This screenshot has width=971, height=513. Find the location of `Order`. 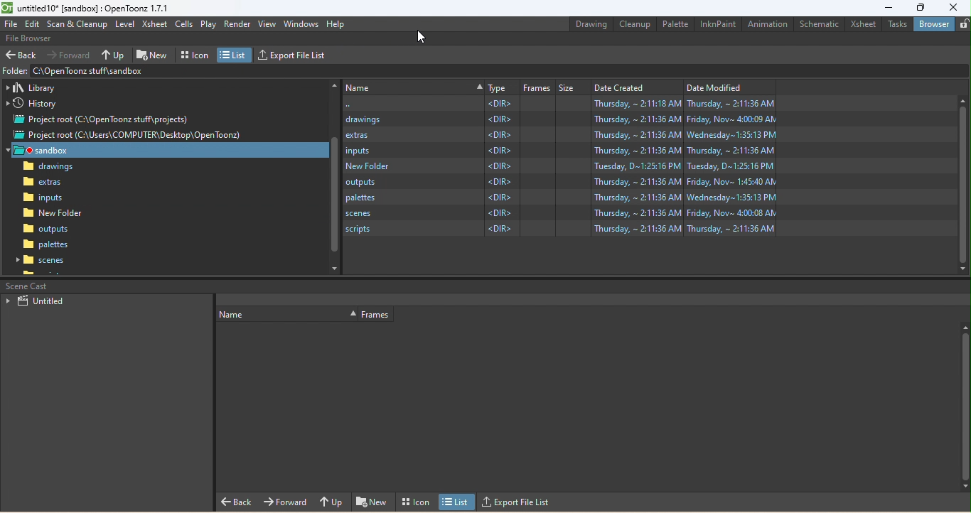

Order is located at coordinates (286, 313).